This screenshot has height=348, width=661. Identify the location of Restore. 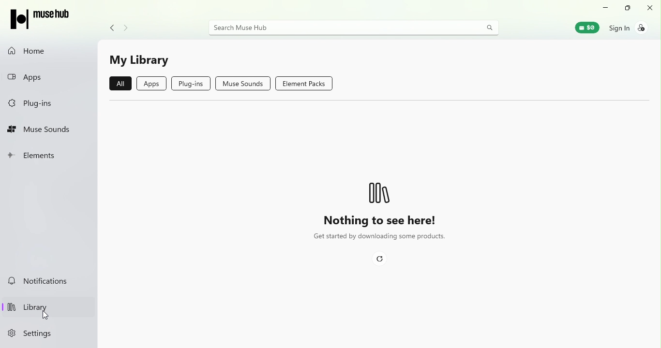
(627, 10).